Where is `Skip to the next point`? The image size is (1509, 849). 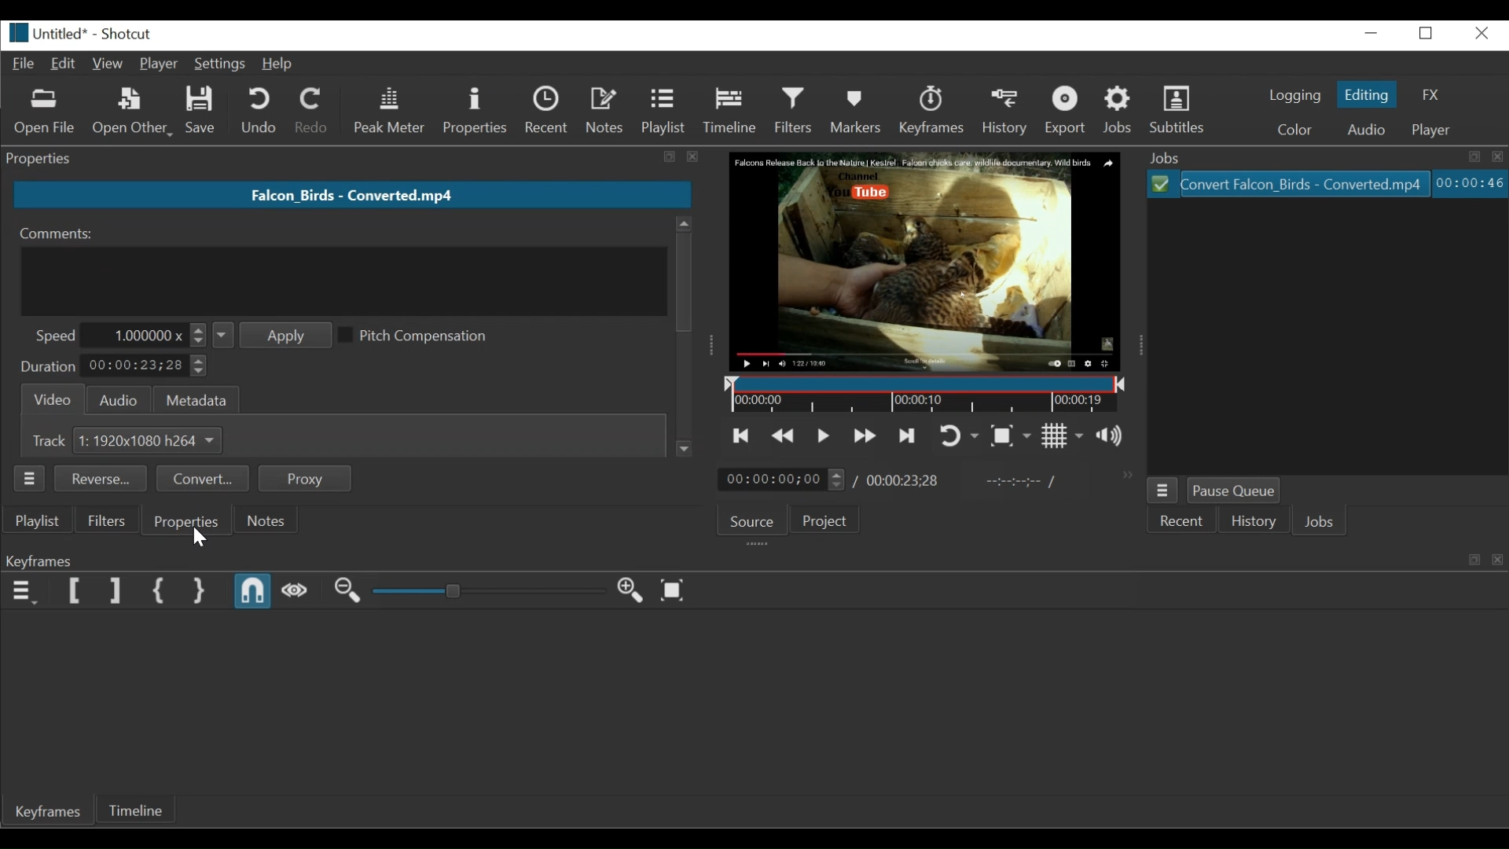 Skip to the next point is located at coordinates (907, 436).